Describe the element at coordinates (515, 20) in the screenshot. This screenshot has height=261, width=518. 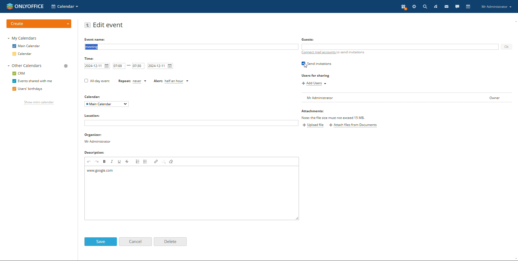
I see `scroll up` at that location.